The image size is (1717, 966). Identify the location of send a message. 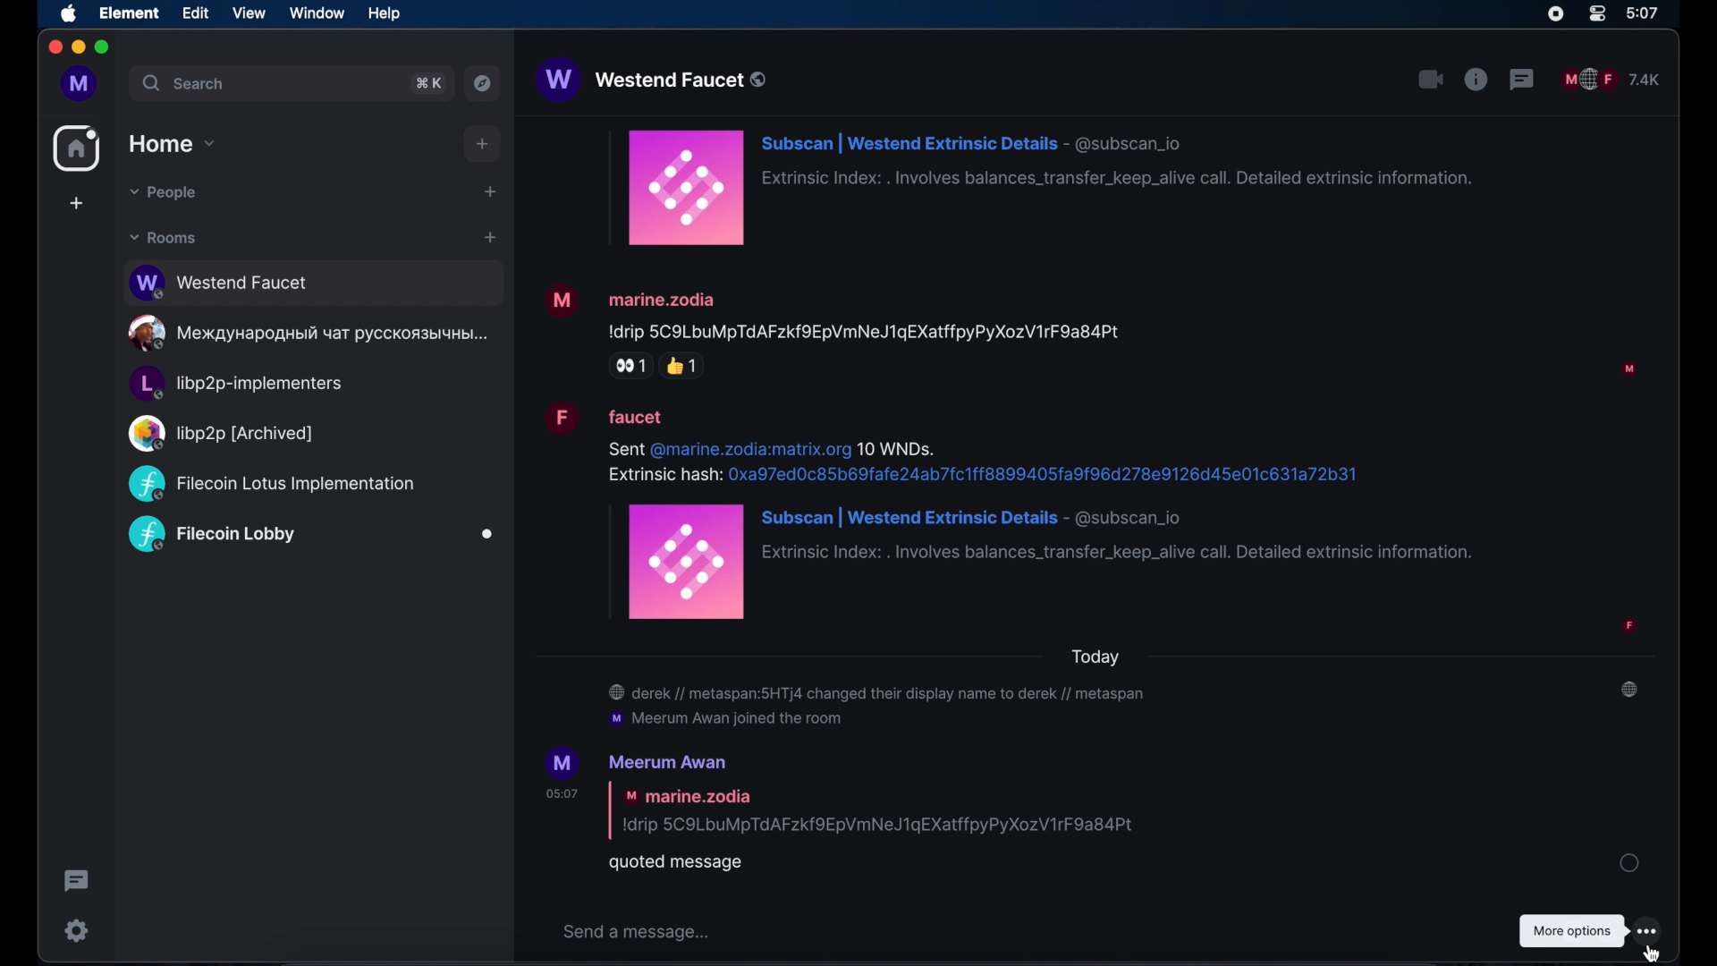
(639, 932).